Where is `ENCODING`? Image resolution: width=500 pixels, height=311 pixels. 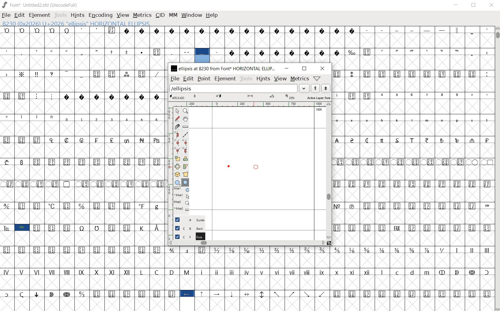
ENCODING is located at coordinates (100, 15).